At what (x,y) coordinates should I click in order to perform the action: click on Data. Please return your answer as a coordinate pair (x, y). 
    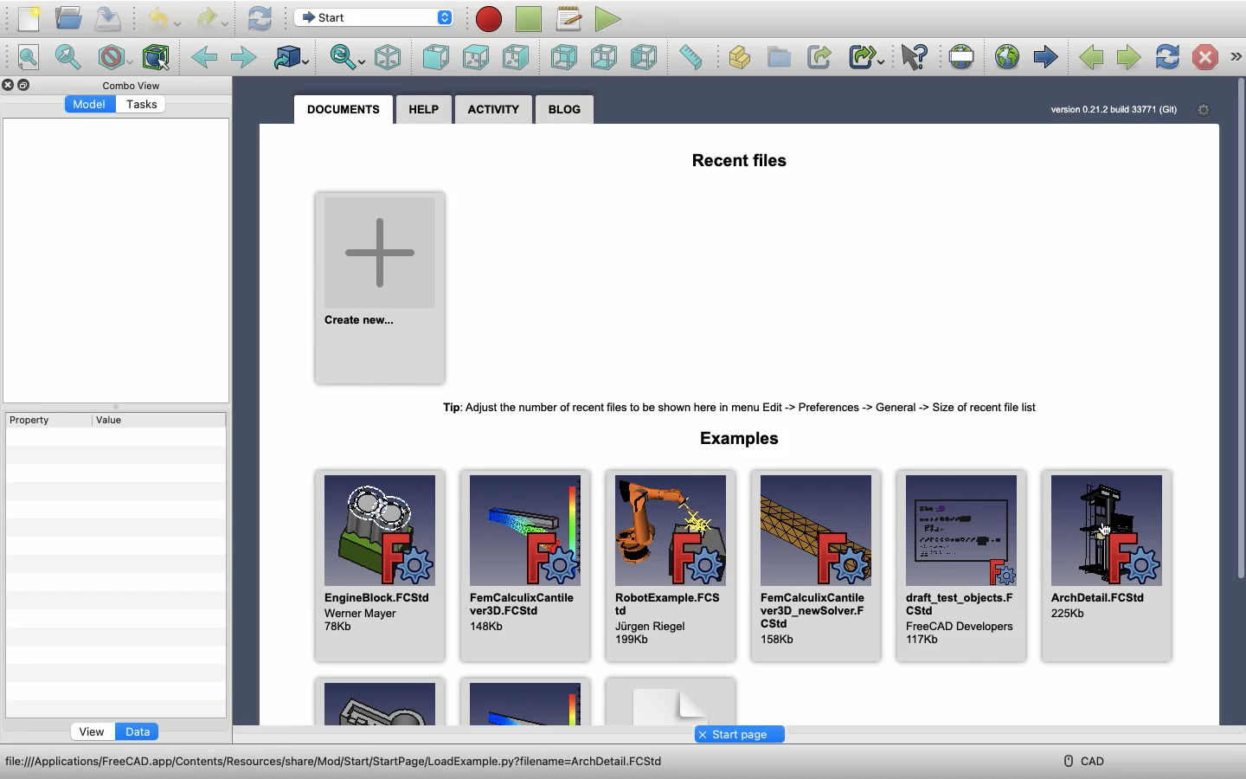
    Looking at the image, I should click on (137, 731).